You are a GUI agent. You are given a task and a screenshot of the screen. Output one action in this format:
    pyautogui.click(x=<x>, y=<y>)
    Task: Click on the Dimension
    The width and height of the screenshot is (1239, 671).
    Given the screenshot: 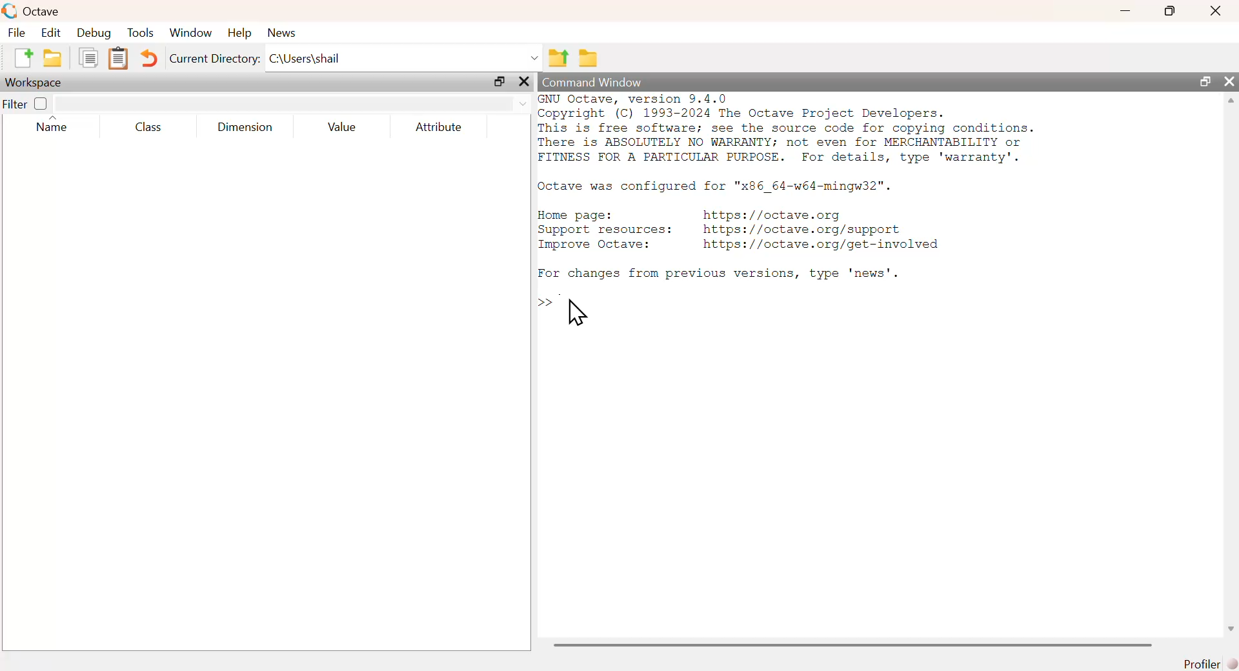 What is the action you would take?
    pyautogui.click(x=250, y=127)
    